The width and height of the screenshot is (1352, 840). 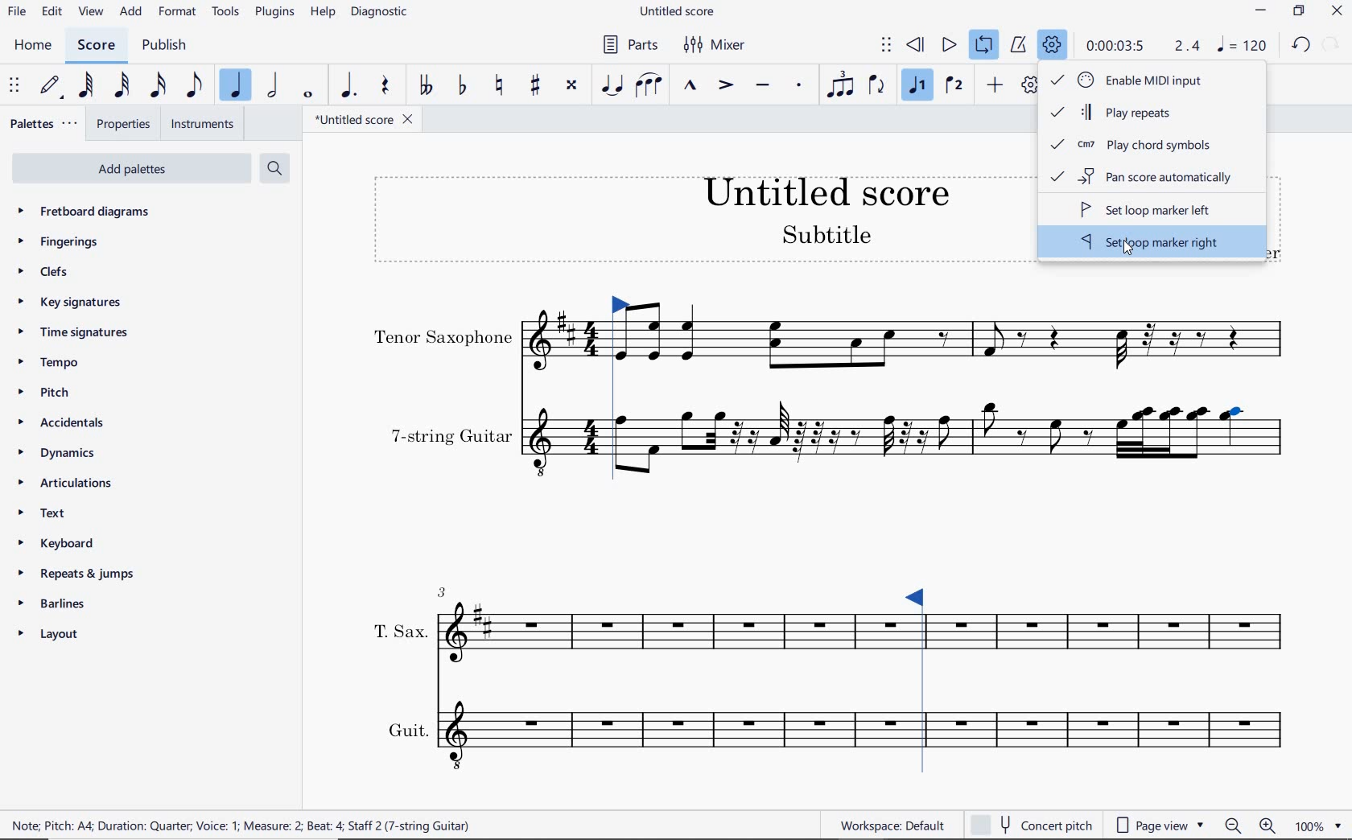 What do you see at coordinates (60, 242) in the screenshot?
I see `FINGERINGS` at bounding box center [60, 242].